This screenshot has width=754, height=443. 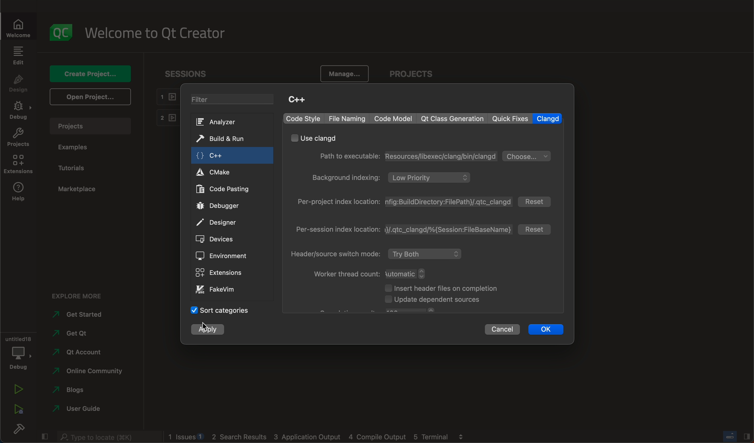 What do you see at coordinates (323, 437) in the screenshot?
I see `logs` at bounding box center [323, 437].